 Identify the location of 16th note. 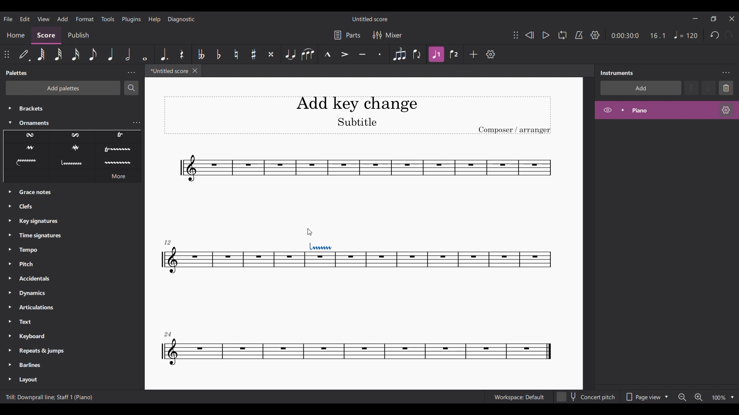
(75, 54).